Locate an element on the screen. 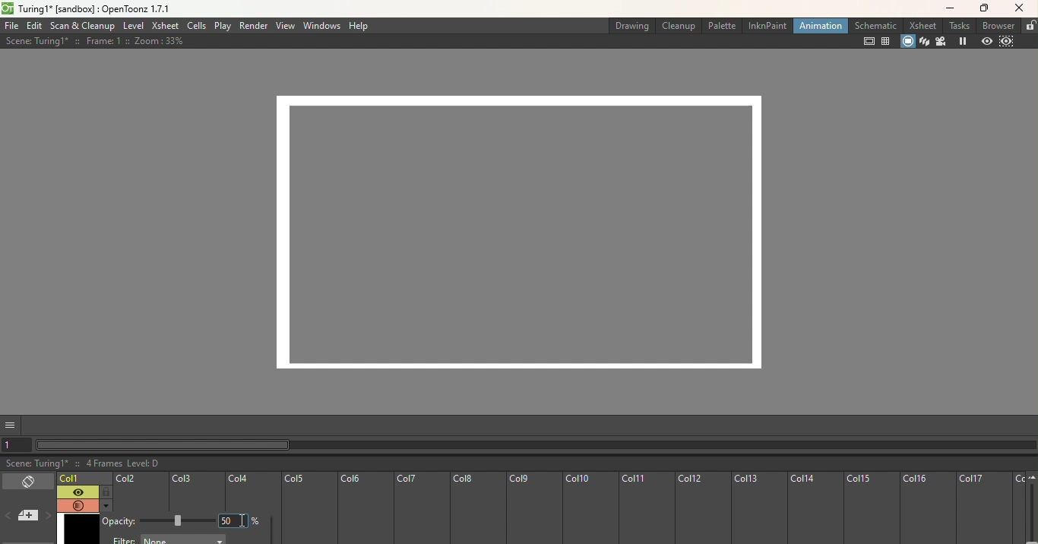  Cells is located at coordinates (195, 26).